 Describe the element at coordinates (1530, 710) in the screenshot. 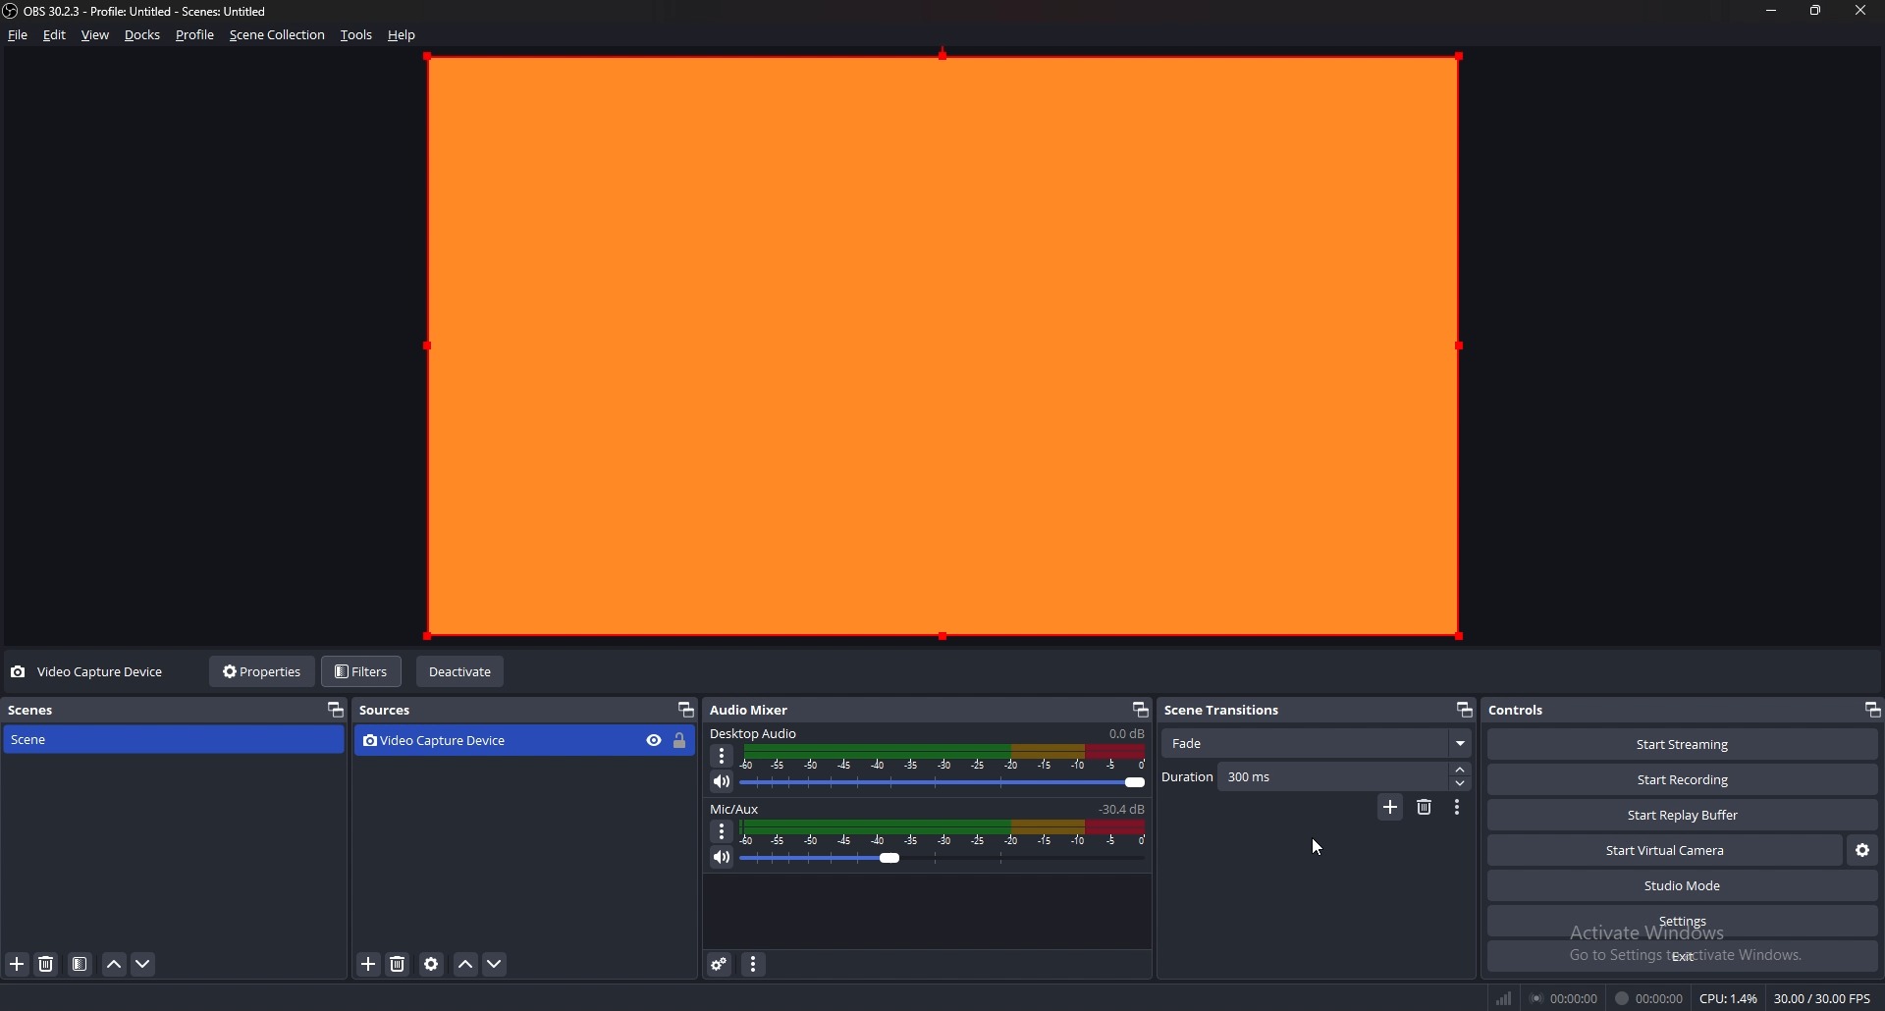

I see `controls` at that location.